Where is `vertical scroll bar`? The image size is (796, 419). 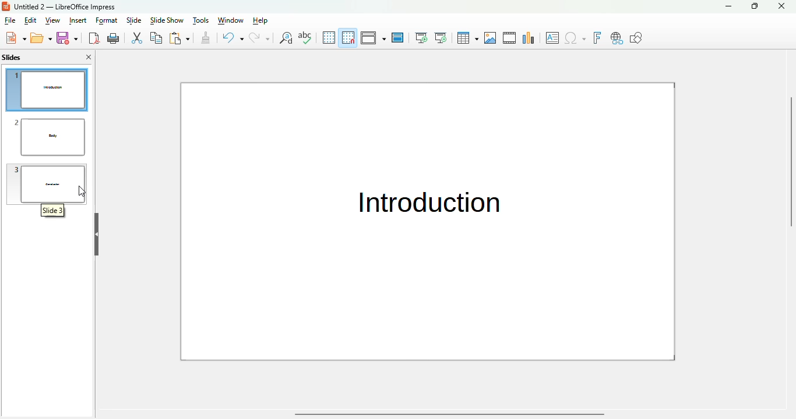
vertical scroll bar is located at coordinates (789, 197).